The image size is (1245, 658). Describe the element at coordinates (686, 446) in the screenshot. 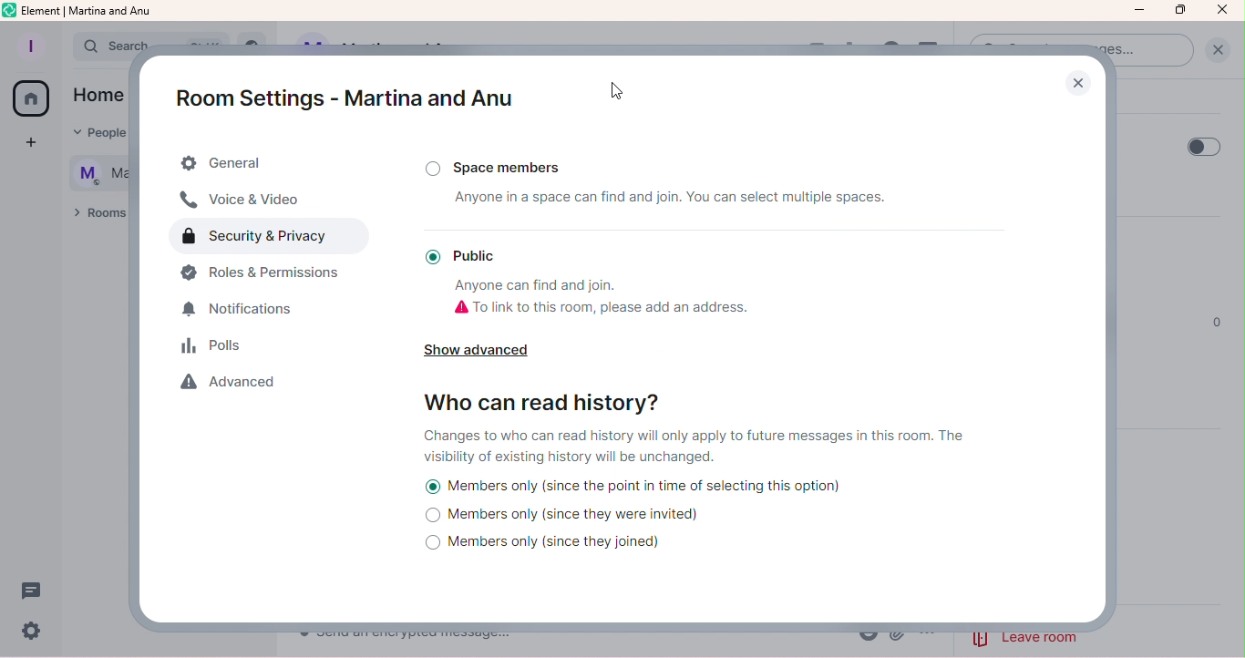

I see `Changes to who can read history will only apply to future messages in this room. The visibility of existing history will be unchanged.` at that location.